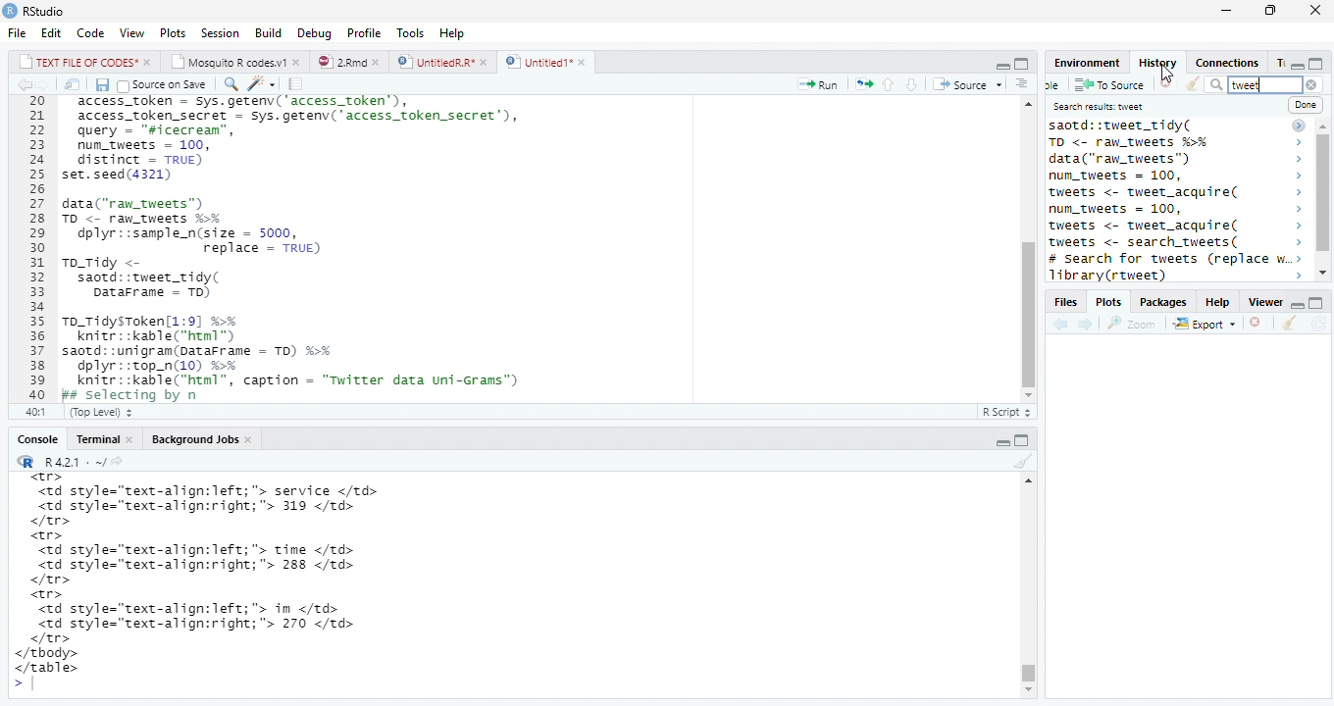  Describe the element at coordinates (350, 63) in the screenshot. I see `© 2”md` at that location.